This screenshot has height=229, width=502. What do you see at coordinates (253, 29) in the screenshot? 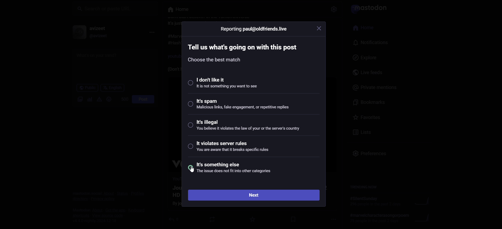
I see `reporting information` at bounding box center [253, 29].